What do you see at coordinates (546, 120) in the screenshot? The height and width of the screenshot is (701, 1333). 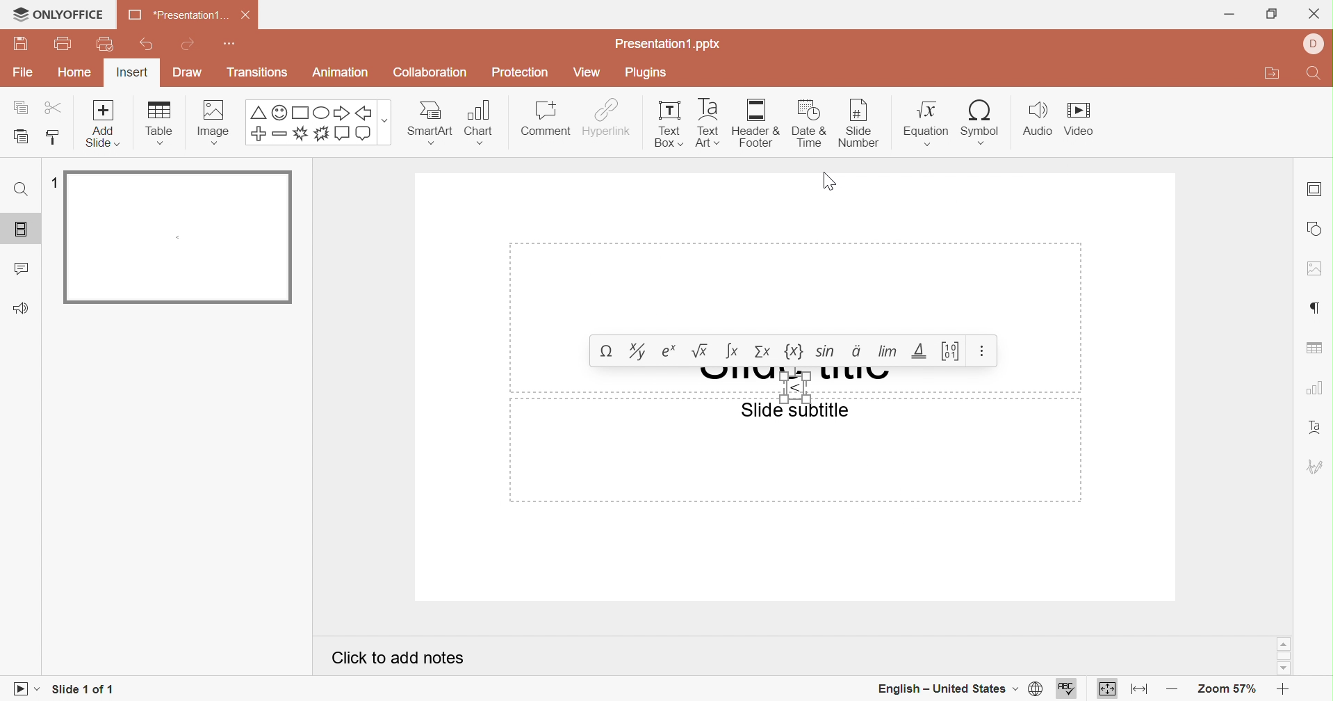 I see `Comment` at bounding box center [546, 120].